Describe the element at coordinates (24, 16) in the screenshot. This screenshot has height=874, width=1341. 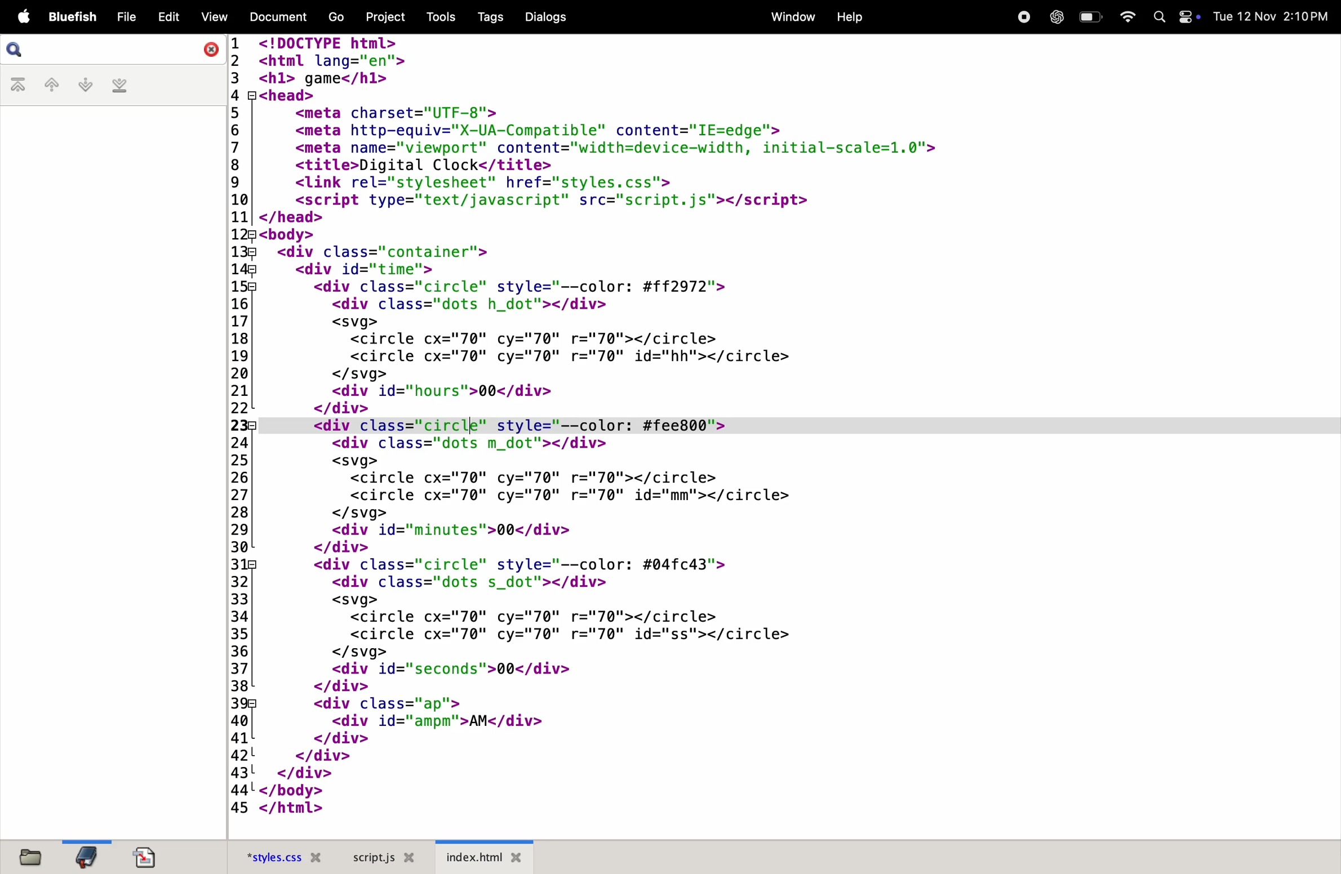
I see `apple menu` at that location.